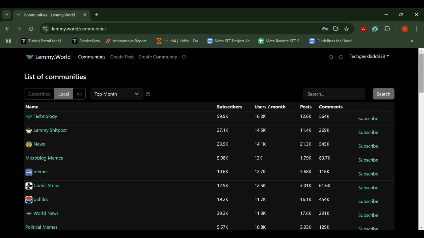 This screenshot has height=238, width=424. I want to click on 21.3K, so click(305, 145).